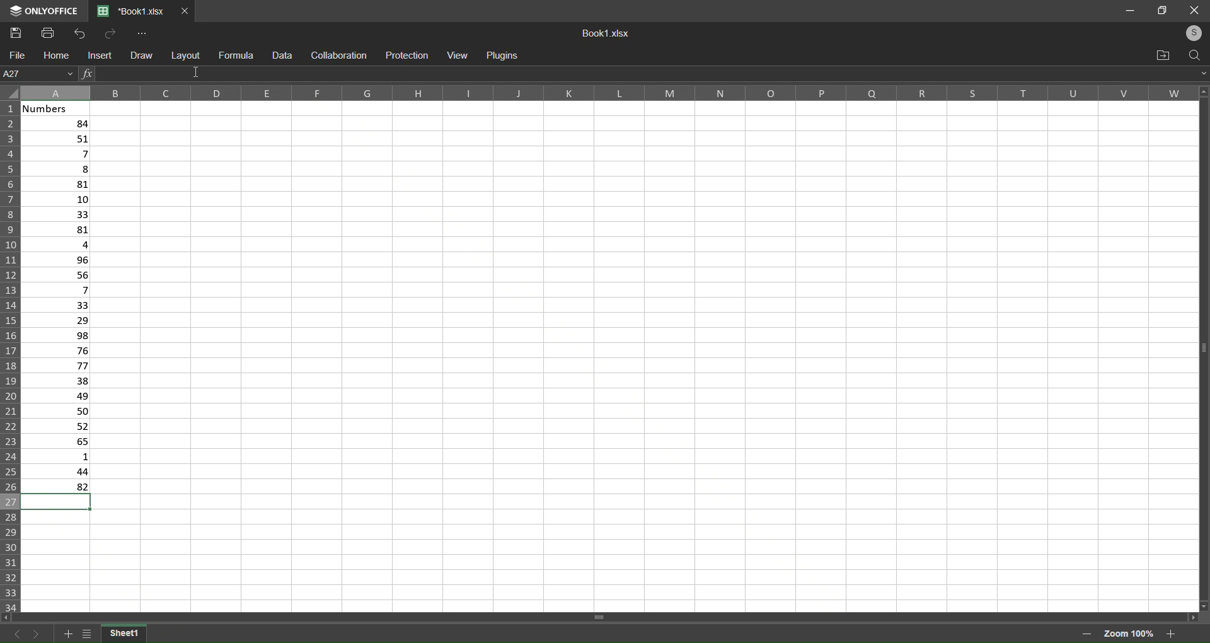  I want to click on move right, so click(1199, 620).